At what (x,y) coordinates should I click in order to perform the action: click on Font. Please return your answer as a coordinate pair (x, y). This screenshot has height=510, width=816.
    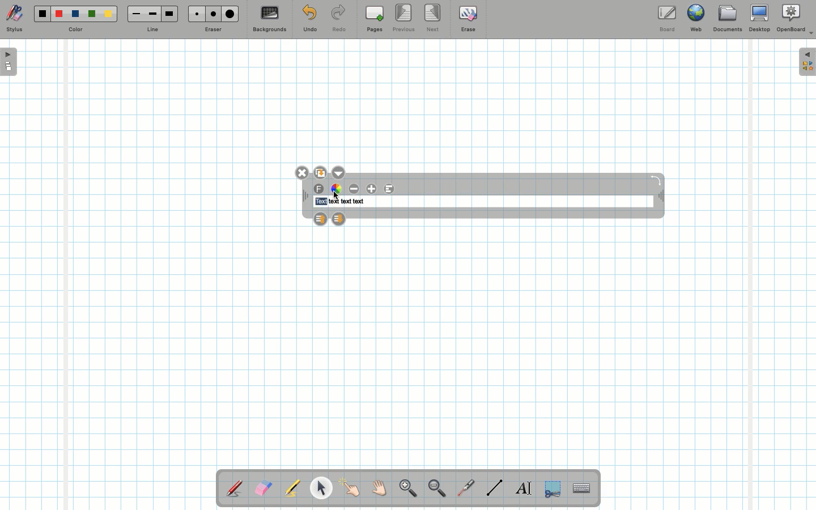
    Looking at the image, I should click on (320, 189).